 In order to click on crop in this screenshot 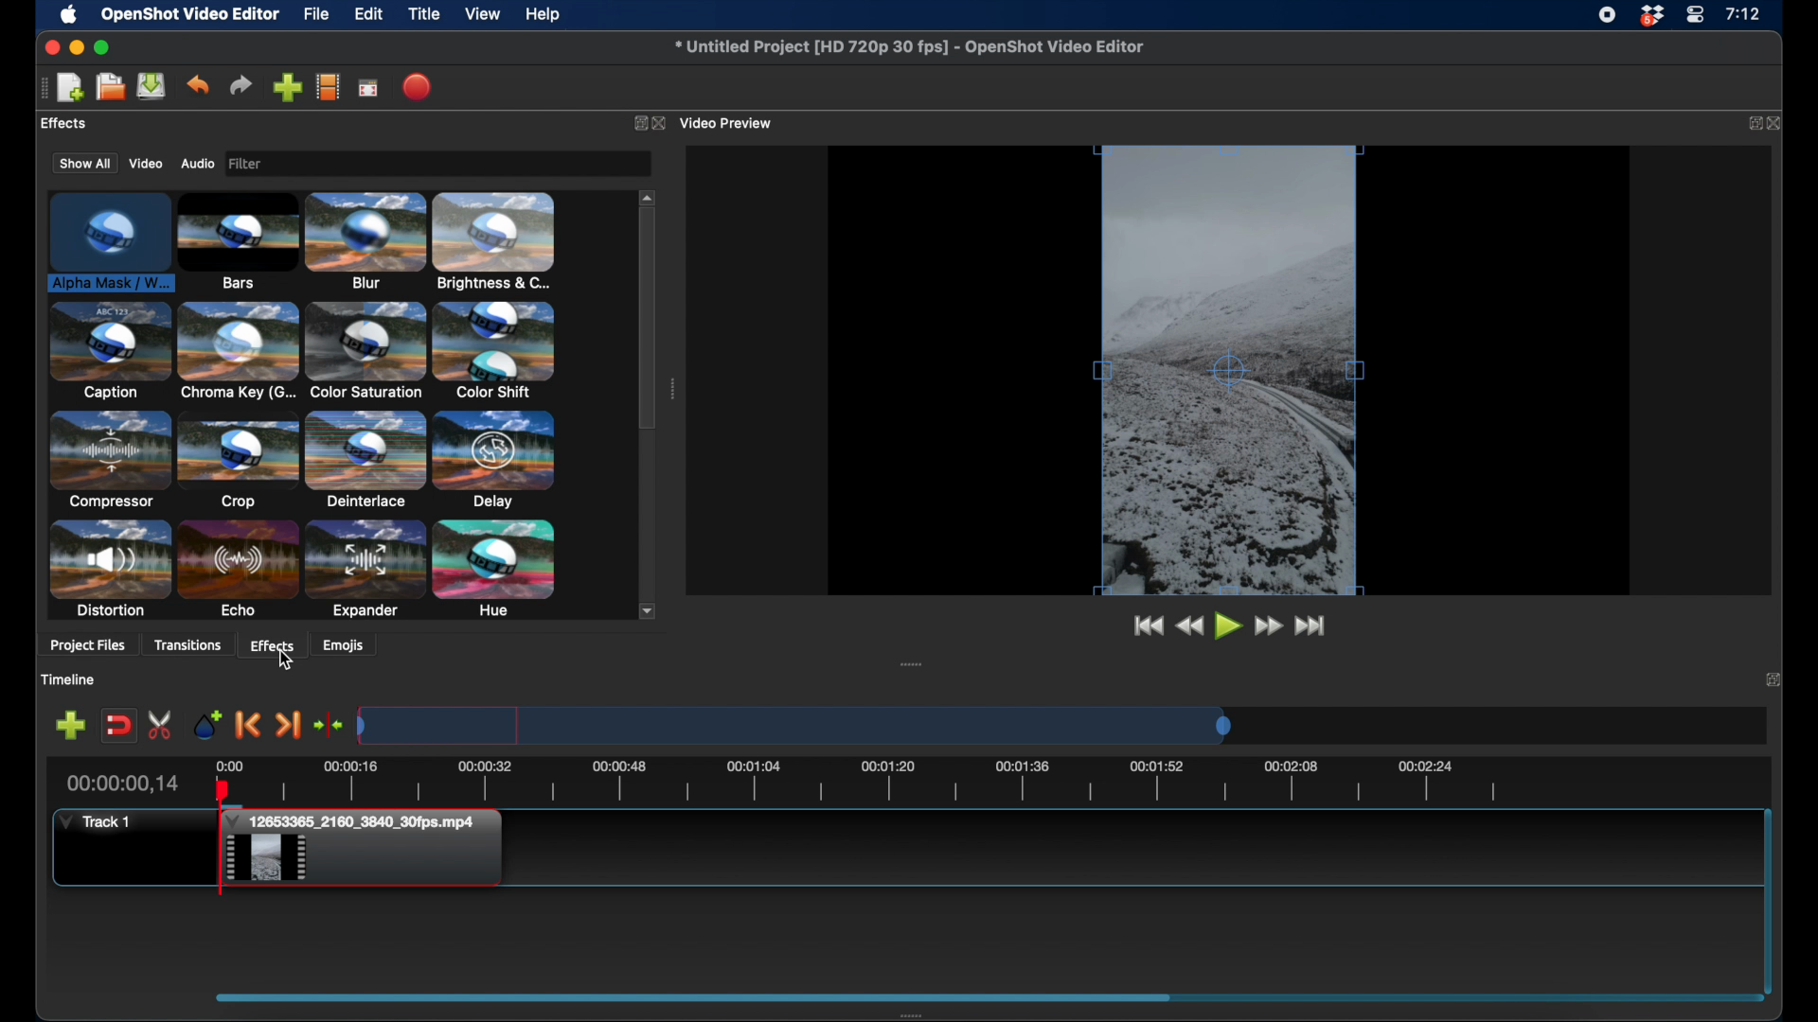, I will do `click(238, 460)`.